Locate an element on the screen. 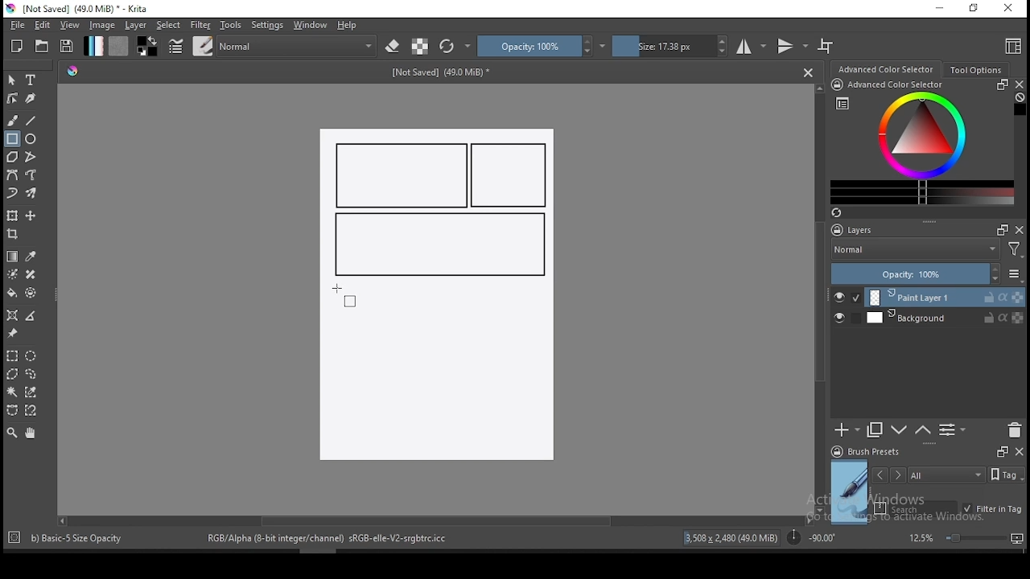 This screenshot has height=579, width=1030. reload original preset is located at coordinates (455, 46).